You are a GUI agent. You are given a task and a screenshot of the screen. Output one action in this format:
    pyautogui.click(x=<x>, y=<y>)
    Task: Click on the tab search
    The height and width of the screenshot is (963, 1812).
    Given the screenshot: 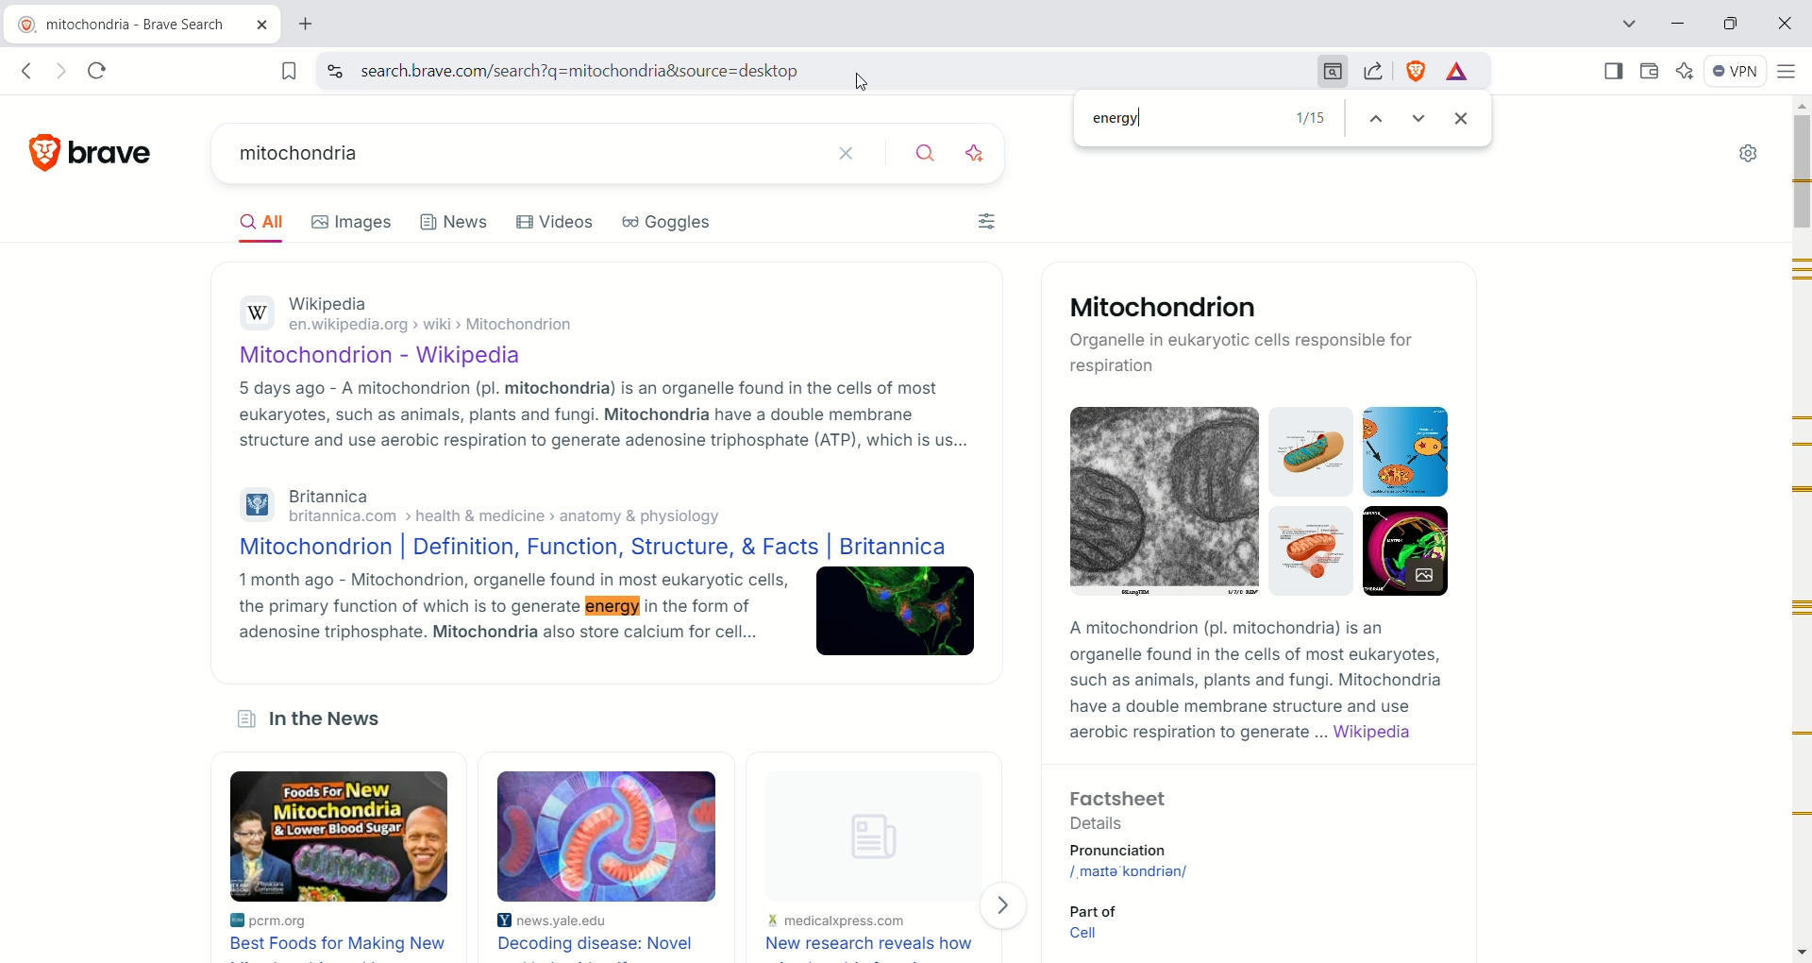 What is the action you would take?
    pyautogui.click(x=1629, y=26)
    